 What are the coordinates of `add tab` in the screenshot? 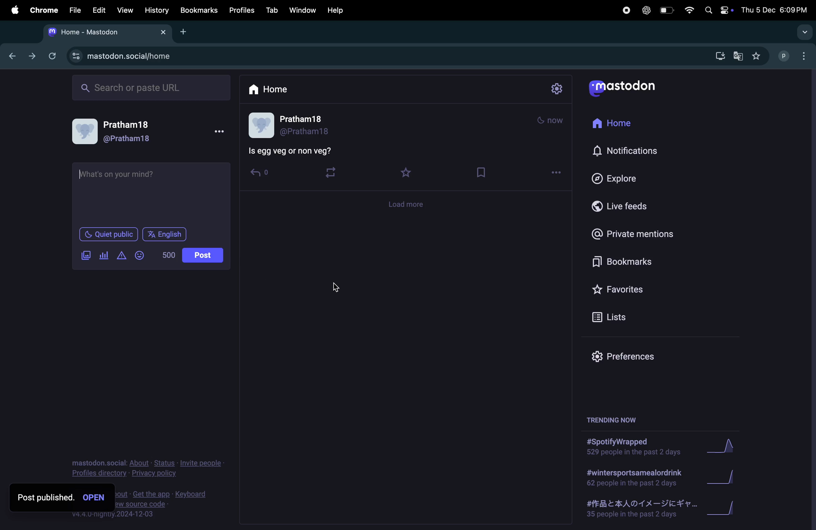 It's located at (186, 31).